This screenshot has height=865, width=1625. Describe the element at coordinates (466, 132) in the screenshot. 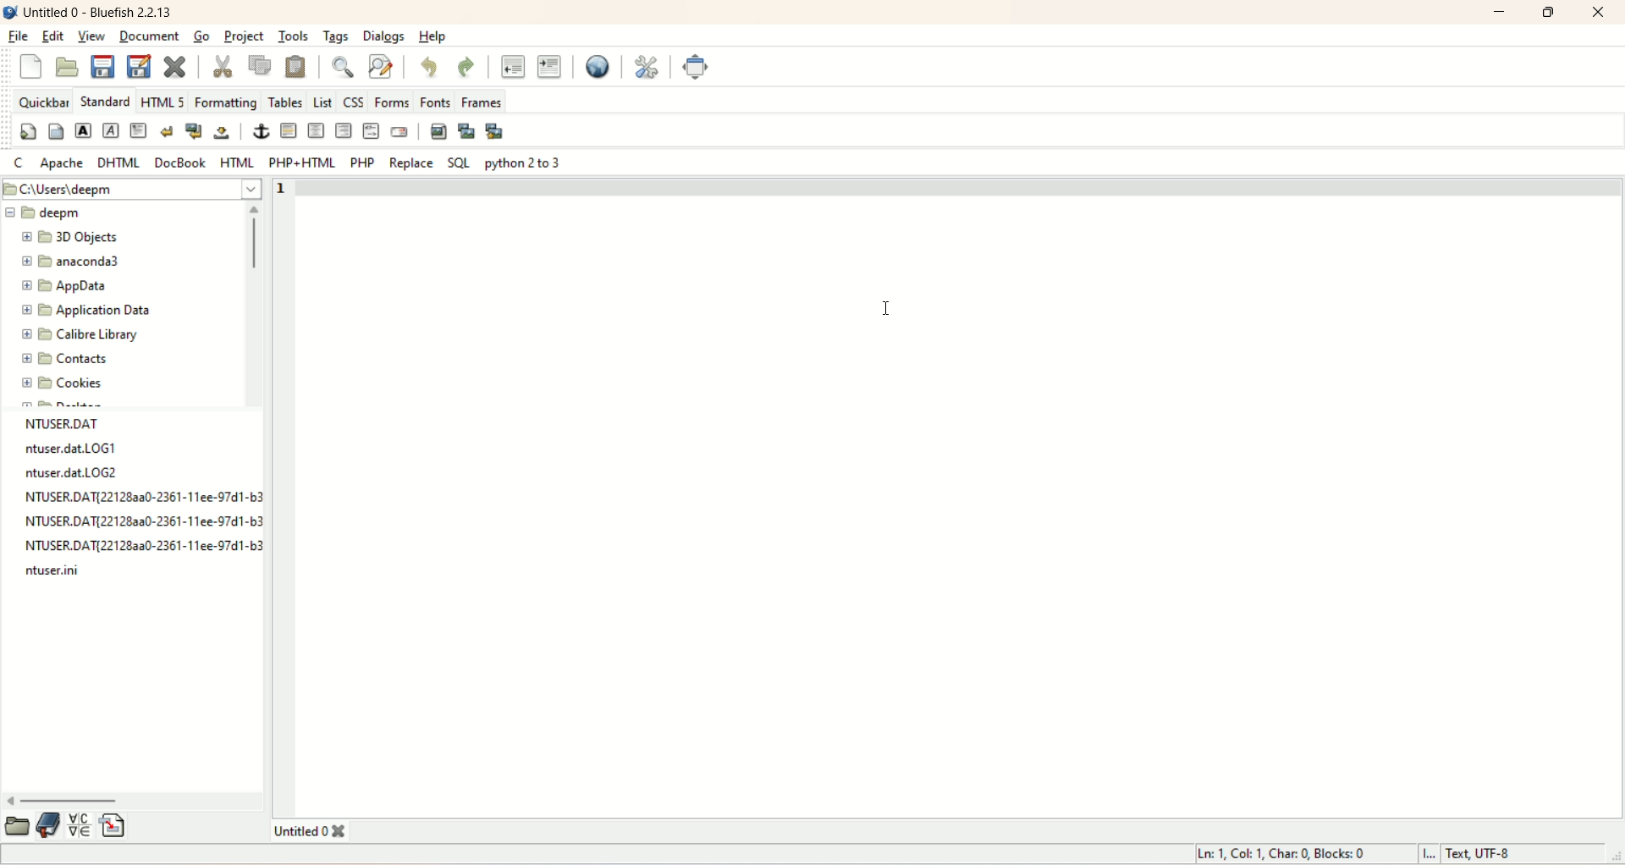

I see `insert thumbnail` at that location.